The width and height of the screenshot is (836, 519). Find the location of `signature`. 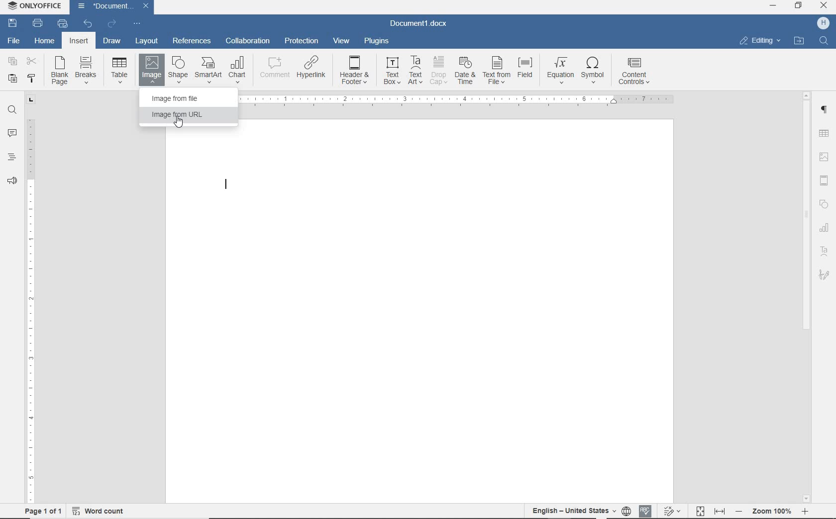

signature is located at coordinates (826, 276).